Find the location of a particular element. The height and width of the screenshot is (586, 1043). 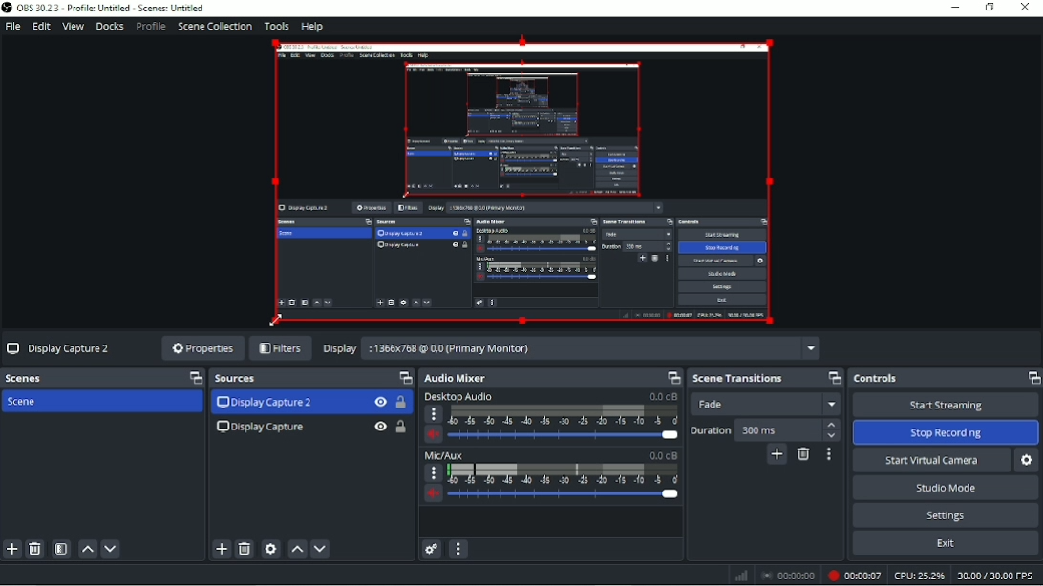

Open scene filters is located at coordinates (62, 549).